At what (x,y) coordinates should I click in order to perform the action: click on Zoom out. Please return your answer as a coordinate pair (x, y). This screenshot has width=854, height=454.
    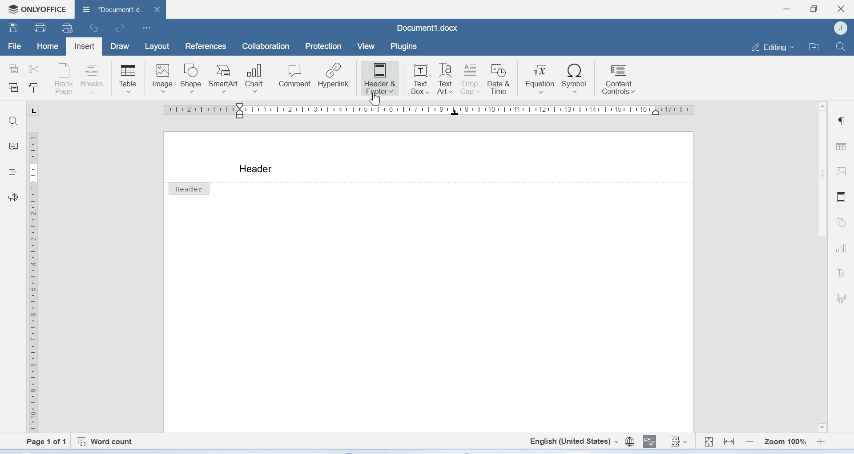
    Looking at the image, I should click on (749, 441).